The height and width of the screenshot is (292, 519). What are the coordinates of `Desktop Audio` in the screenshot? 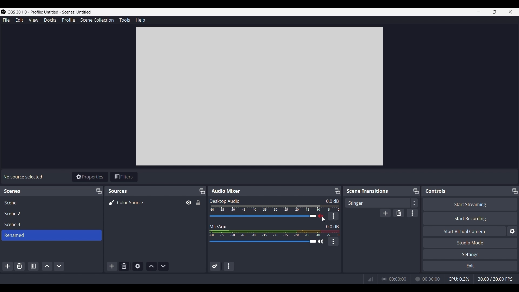 It's located at (225, 200).